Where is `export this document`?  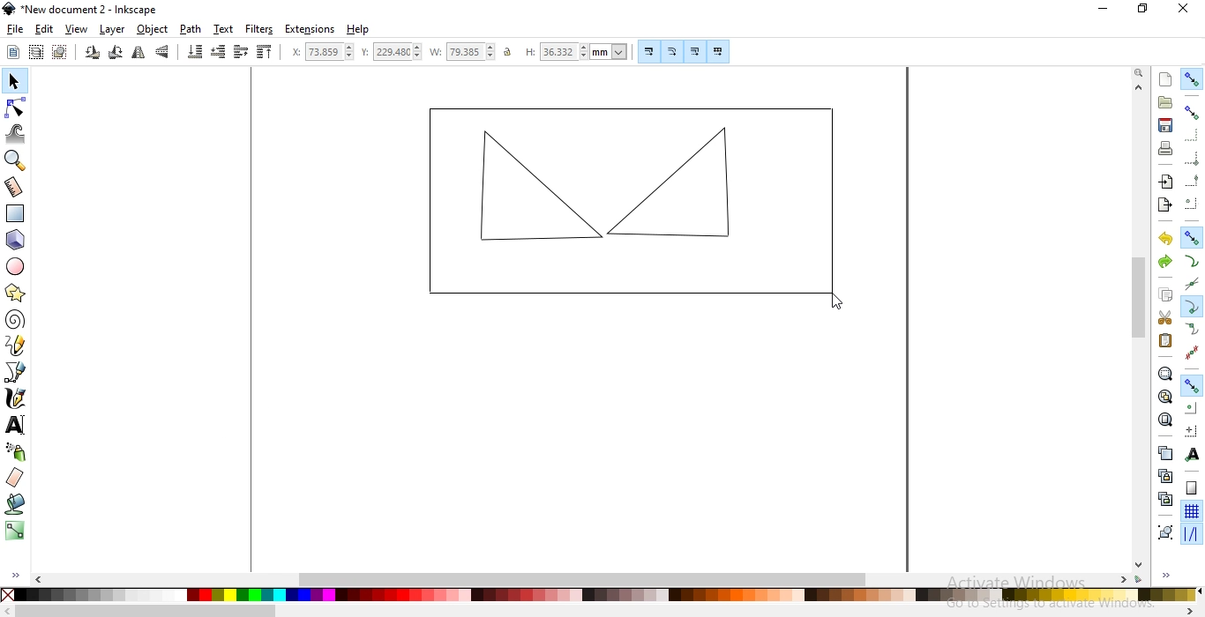 export this document is located at coordinates (1164, 204).